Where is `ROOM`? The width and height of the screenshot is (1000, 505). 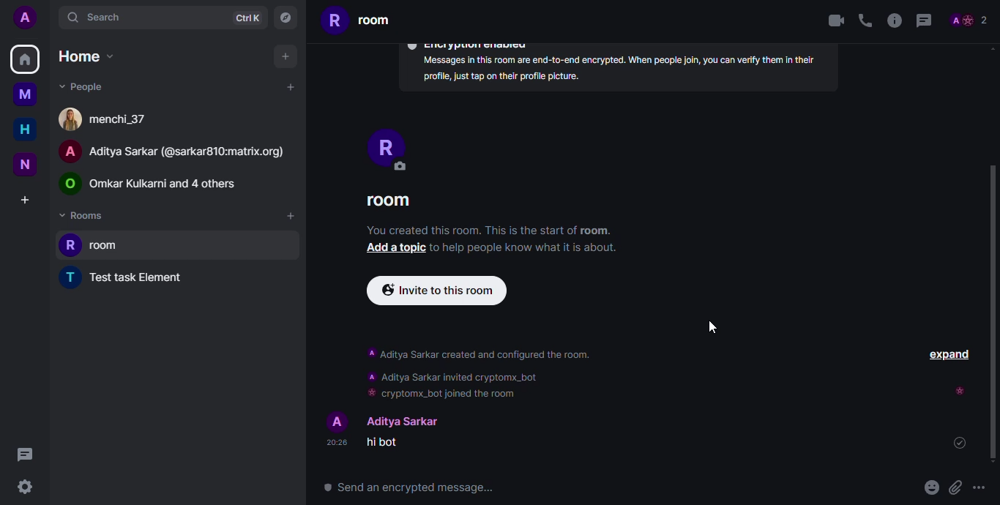 ROOM is located at coordinates (397, 201).